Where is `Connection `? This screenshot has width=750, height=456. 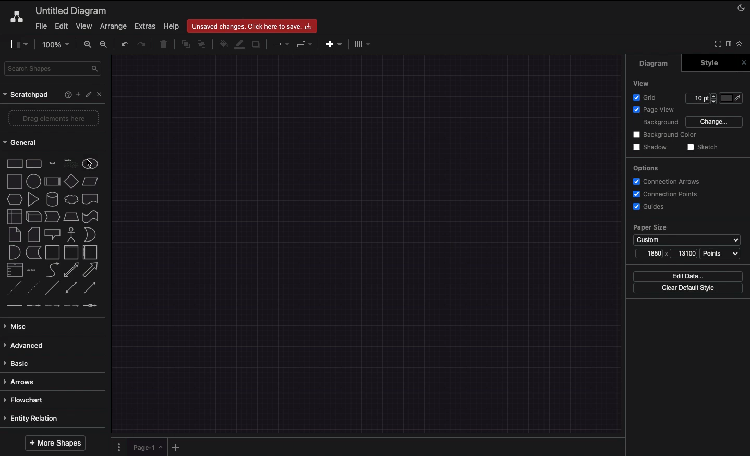
Connection  is located at coordinates (281, 44).